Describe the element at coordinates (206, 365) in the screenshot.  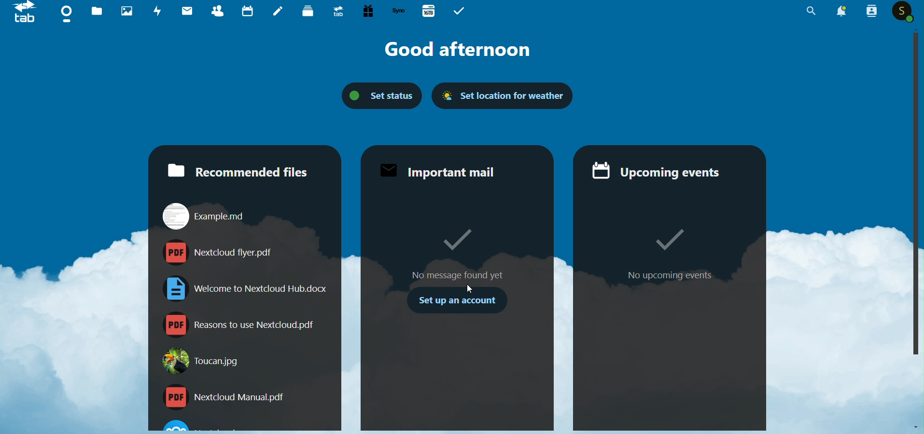
I see `Toucan.jpg` at that location.